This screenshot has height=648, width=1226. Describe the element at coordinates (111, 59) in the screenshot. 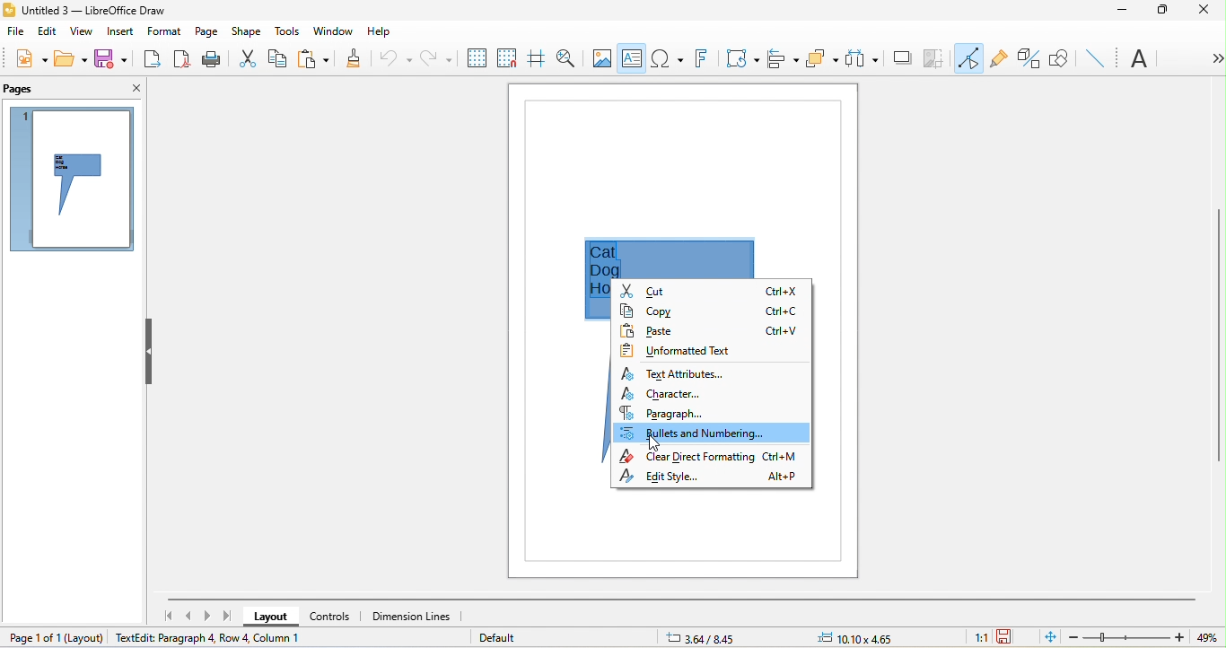

I see `save` at that location.